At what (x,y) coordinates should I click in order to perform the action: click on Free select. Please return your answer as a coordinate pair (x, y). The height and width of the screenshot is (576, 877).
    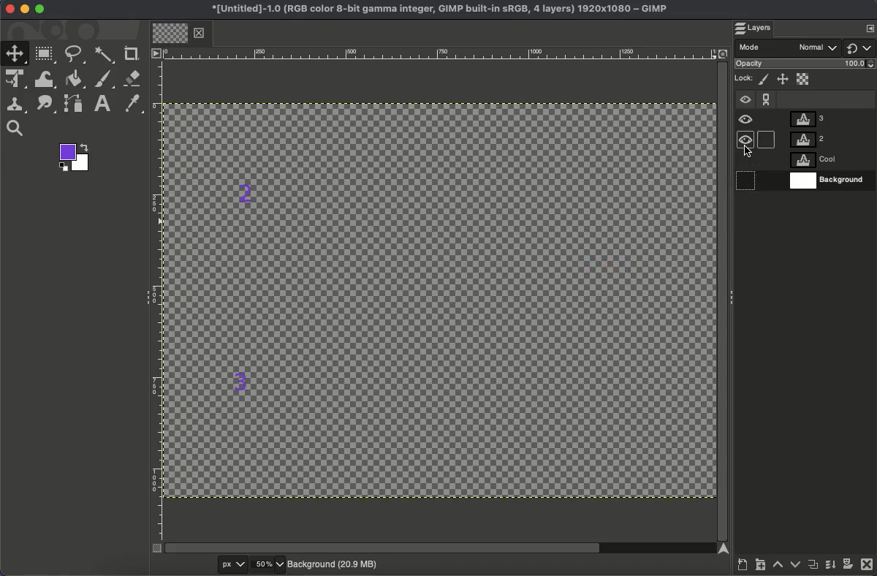
    Looking at the image, I should click on (77, 54).